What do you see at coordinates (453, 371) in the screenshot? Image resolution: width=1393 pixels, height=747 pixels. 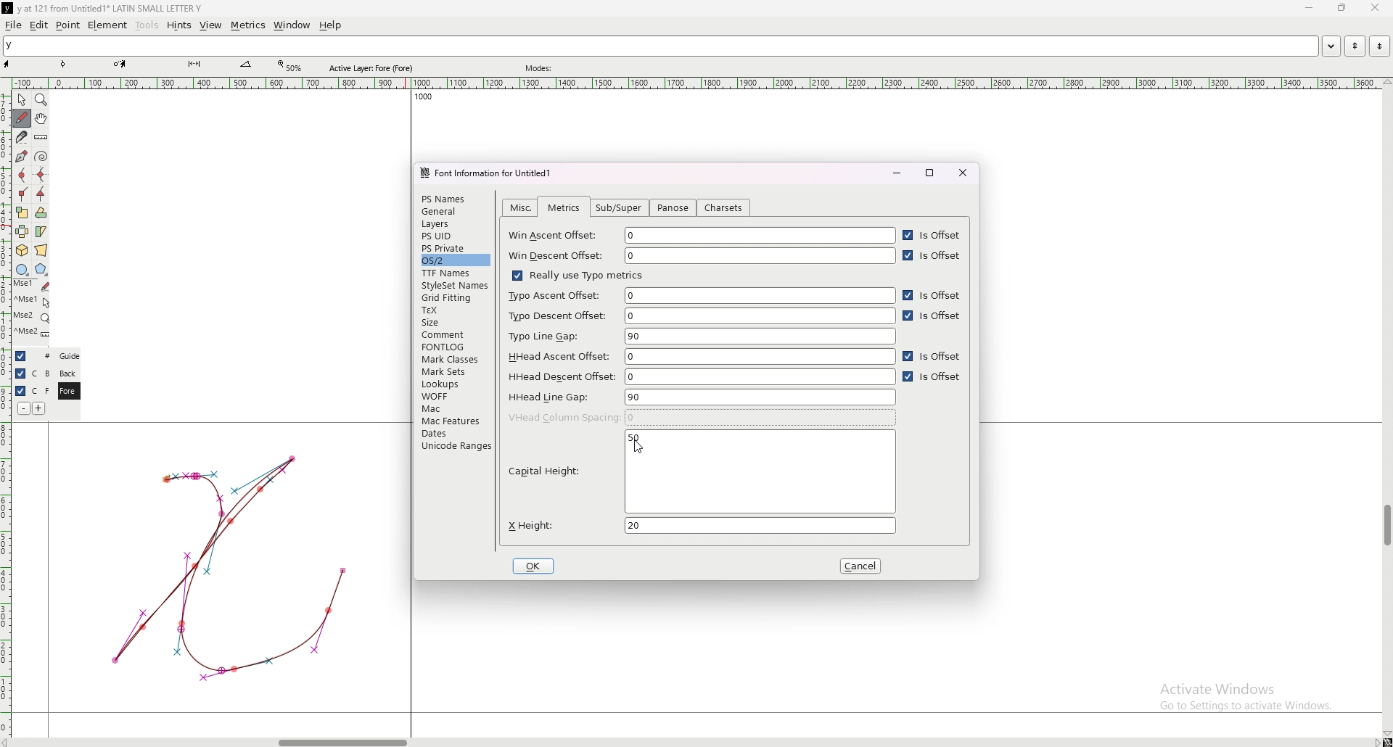 I see `mark sets` at bounding box center [453, 371].